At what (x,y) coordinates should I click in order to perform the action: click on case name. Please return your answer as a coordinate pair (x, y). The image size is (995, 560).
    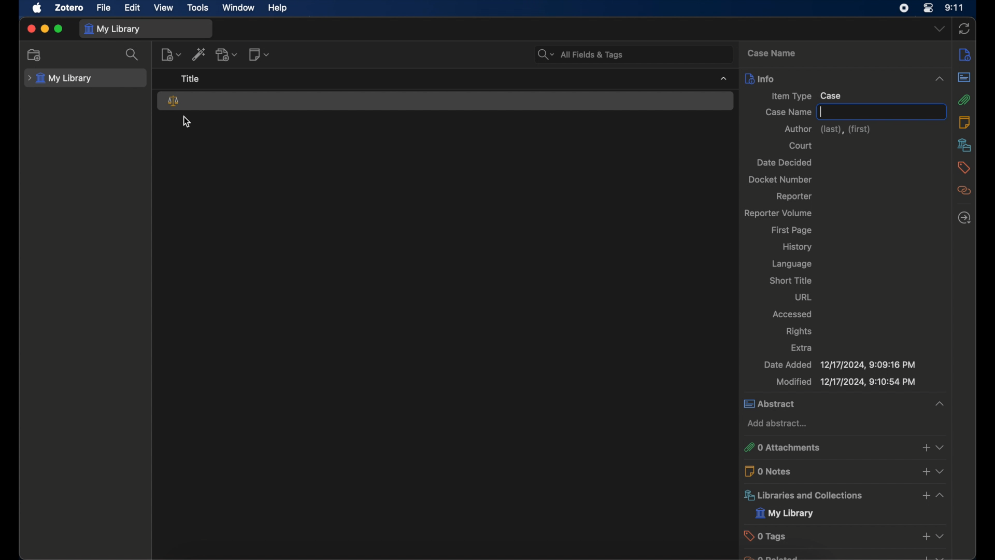
    Looking at the image, I should click on (772, 53).